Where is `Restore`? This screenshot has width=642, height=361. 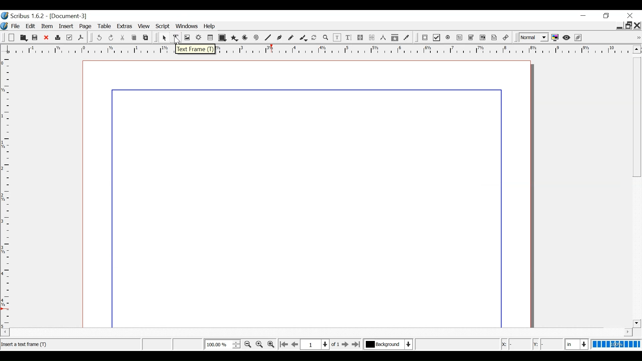
Restore is located at coordinates (629, 25).